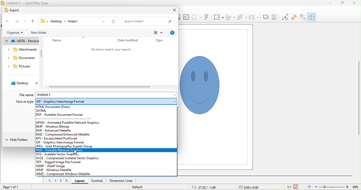 This screenshot has height=190, width=361. I want to click on first slide, so click(50, 181).